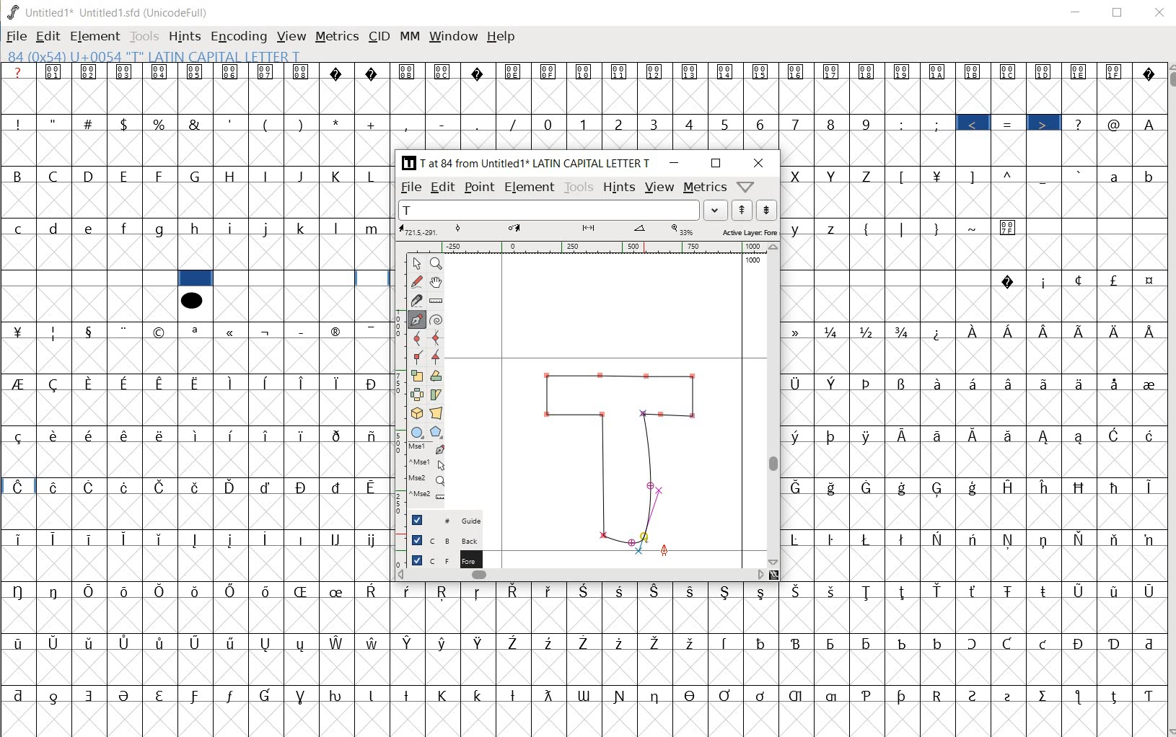  Describe the element at coordinates (338, 487) in the screenshot. I see `Symbol` at that location.